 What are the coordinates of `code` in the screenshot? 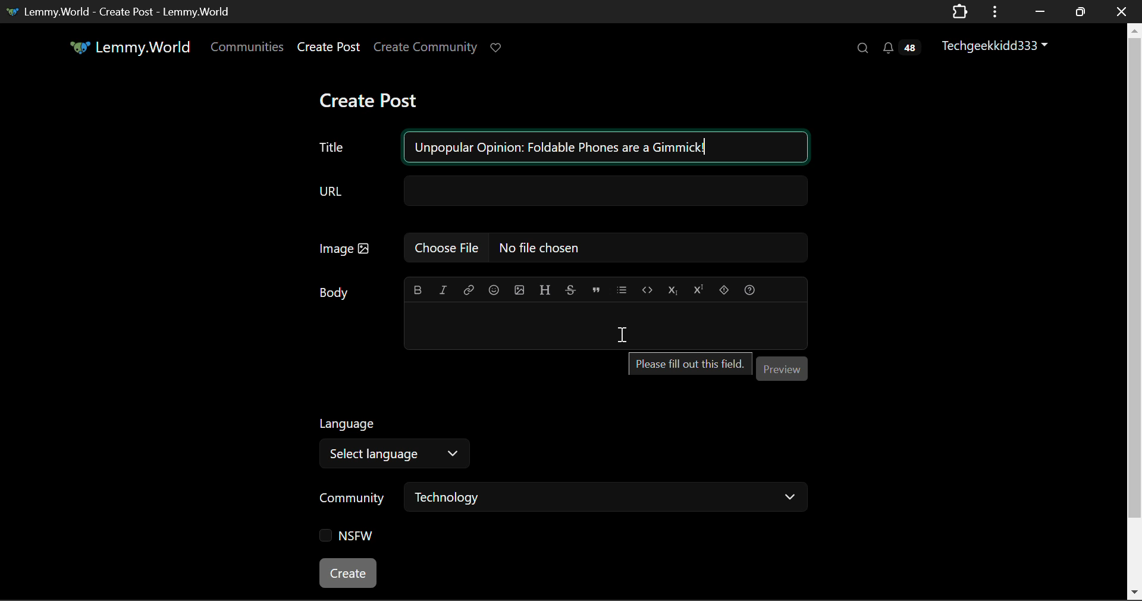 It's located at (647, 289).